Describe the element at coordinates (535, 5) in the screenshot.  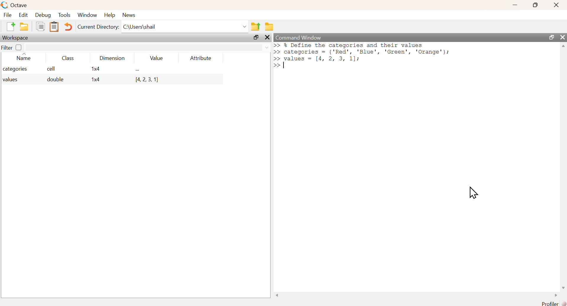
I see `maximize` at that location.